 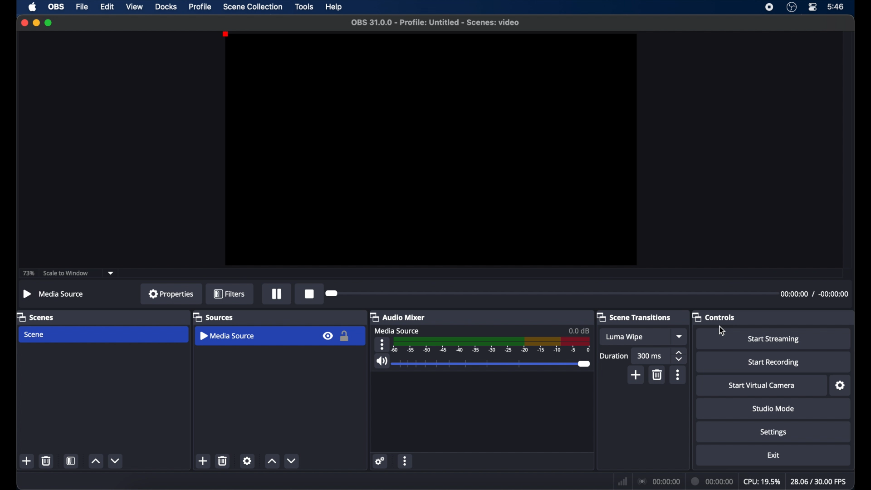 What do you see at coordinates (493, 364) in the screenshot?
I see `slider` at bounding box center [493, 364].